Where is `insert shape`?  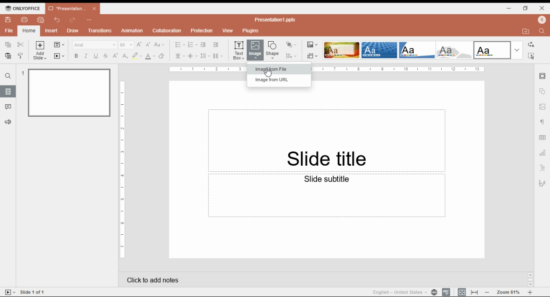 insert shape is located at coordinates (274, 49).